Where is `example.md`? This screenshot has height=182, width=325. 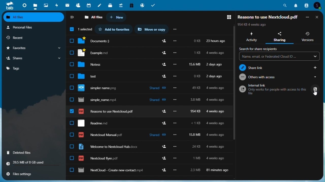
example.md is located at coordinates (97, 53).